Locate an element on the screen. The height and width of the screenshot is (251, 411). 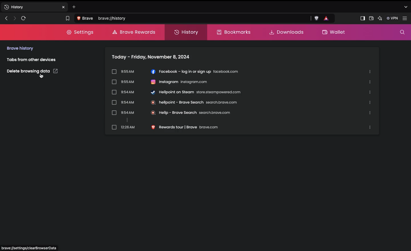
rewards is located at coordinates (327, 18).